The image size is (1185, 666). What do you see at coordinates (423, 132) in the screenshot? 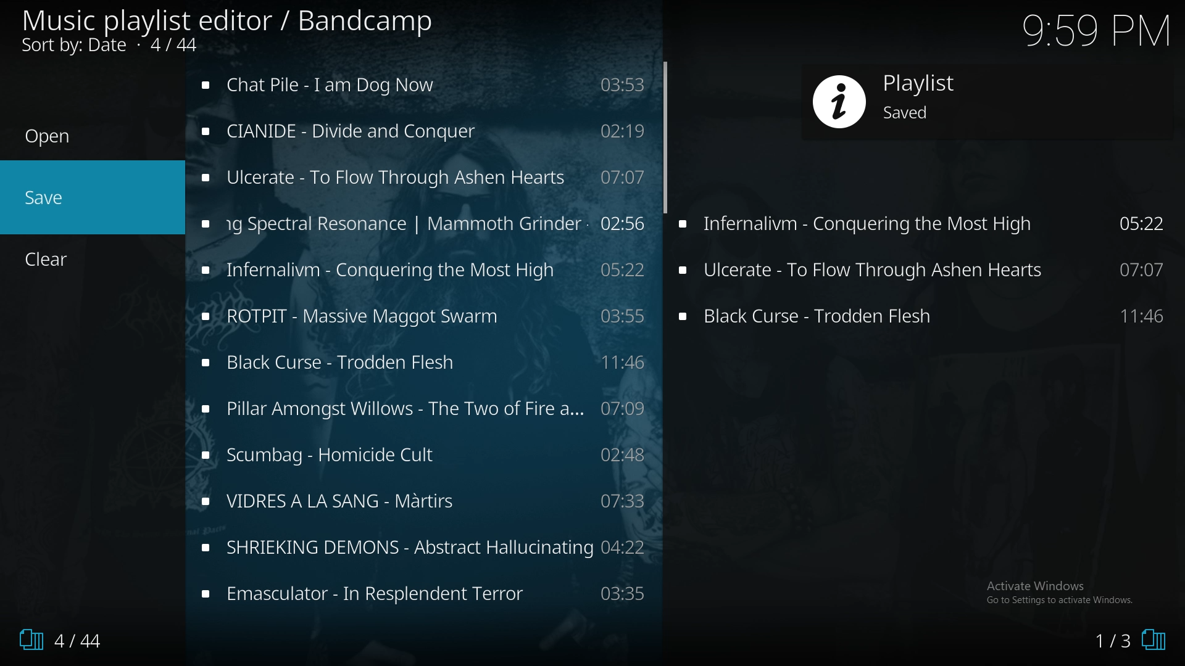
I see `music` at bounding box center [423, 132].